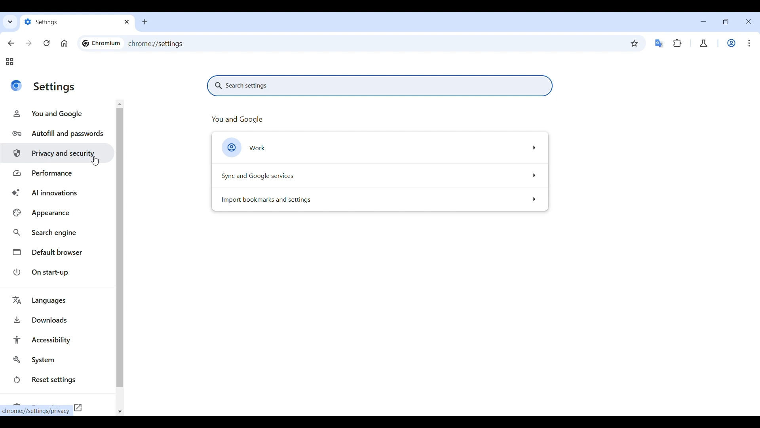  What do you see at coordinates (57, 252) in the screenshot?
I see `Default browser` at bounding box center [57, 252].